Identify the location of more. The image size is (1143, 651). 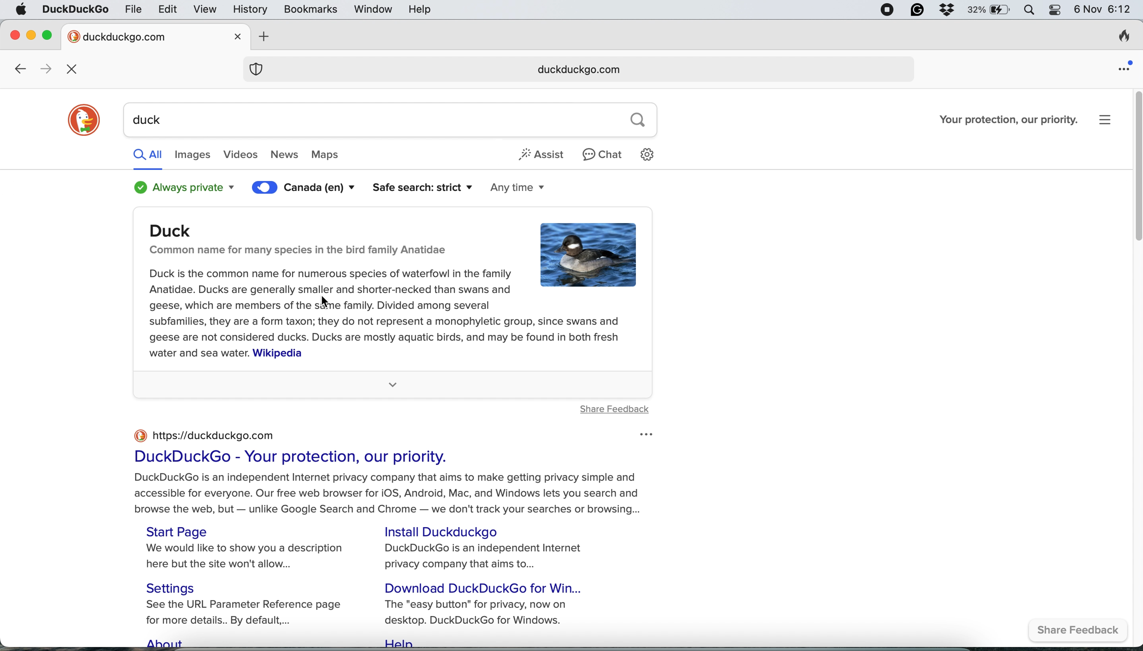
(393, 384).